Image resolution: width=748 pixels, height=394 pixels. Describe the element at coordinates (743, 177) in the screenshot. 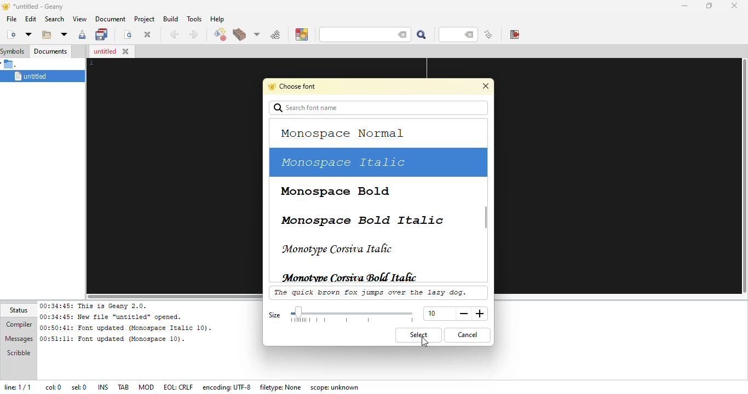

I see `vertical slide bar` at that location.